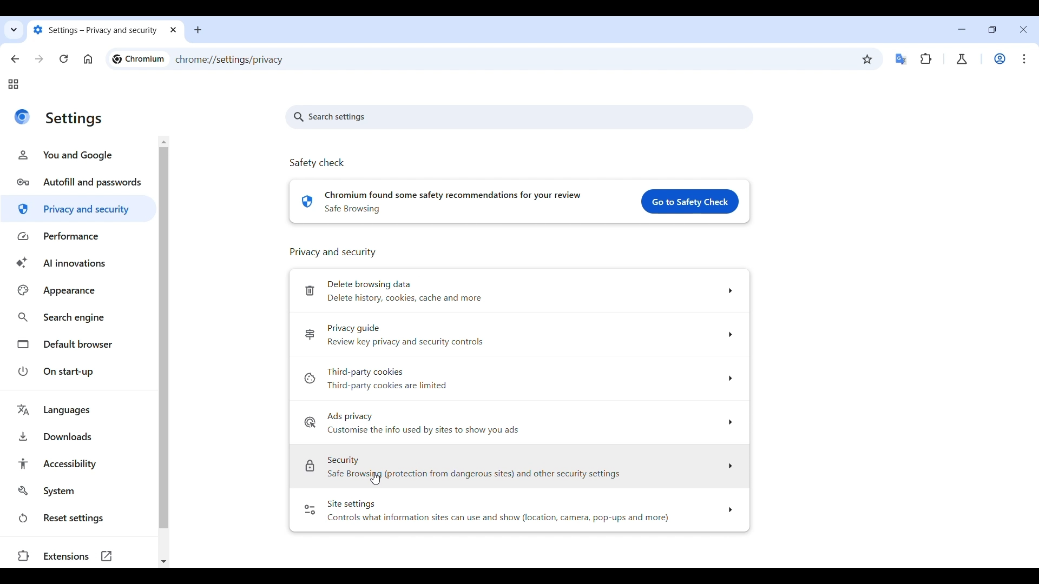 The image size is (1039, 584). I want to click on Tab groups, so click(13, 84).